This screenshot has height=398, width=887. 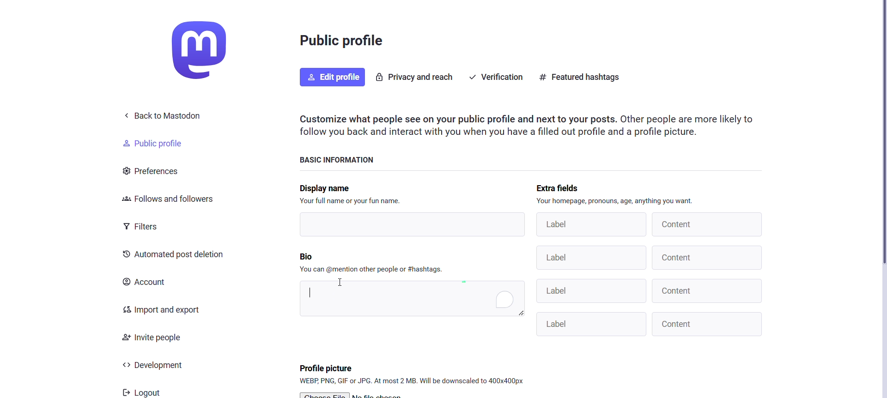 What do you see at coordinates (616, 200) in the screenshot?
I see `‘Your homepage, pronouns, age, anything you want.` at bounding box center [616, 200].